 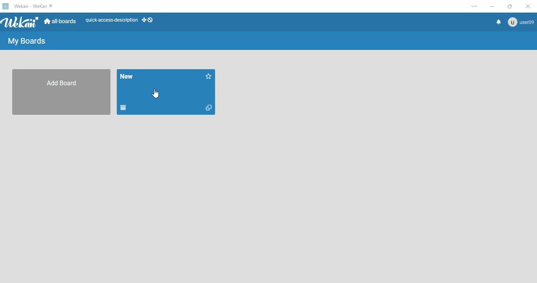 What do you see at coordinates (147, 20) in the screenshot?
I see `show-desktop-drag-handles` at bounding box center [147, 20].